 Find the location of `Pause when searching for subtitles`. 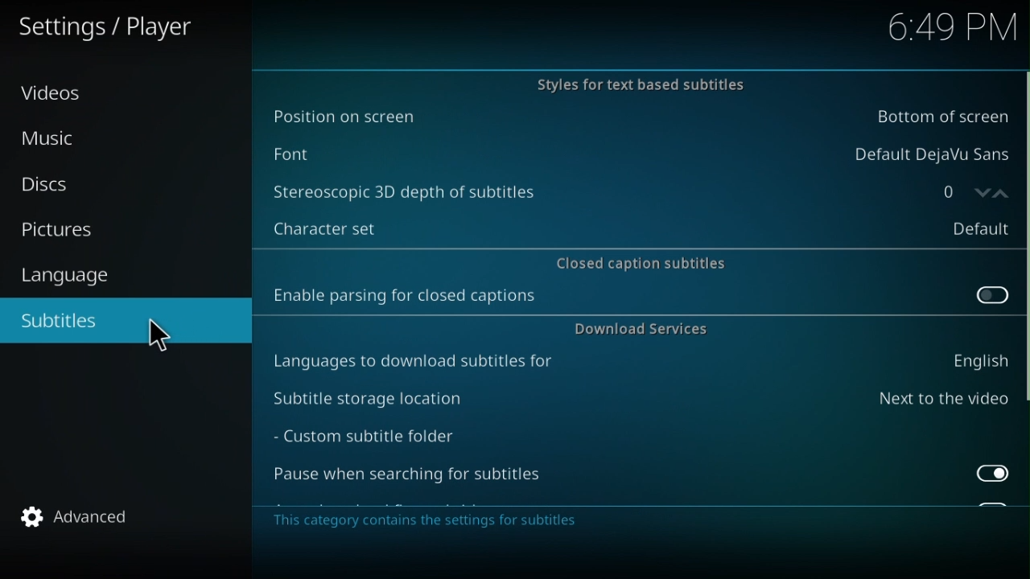

Pause when searching for subtitles is located at coordinates (643, 478).